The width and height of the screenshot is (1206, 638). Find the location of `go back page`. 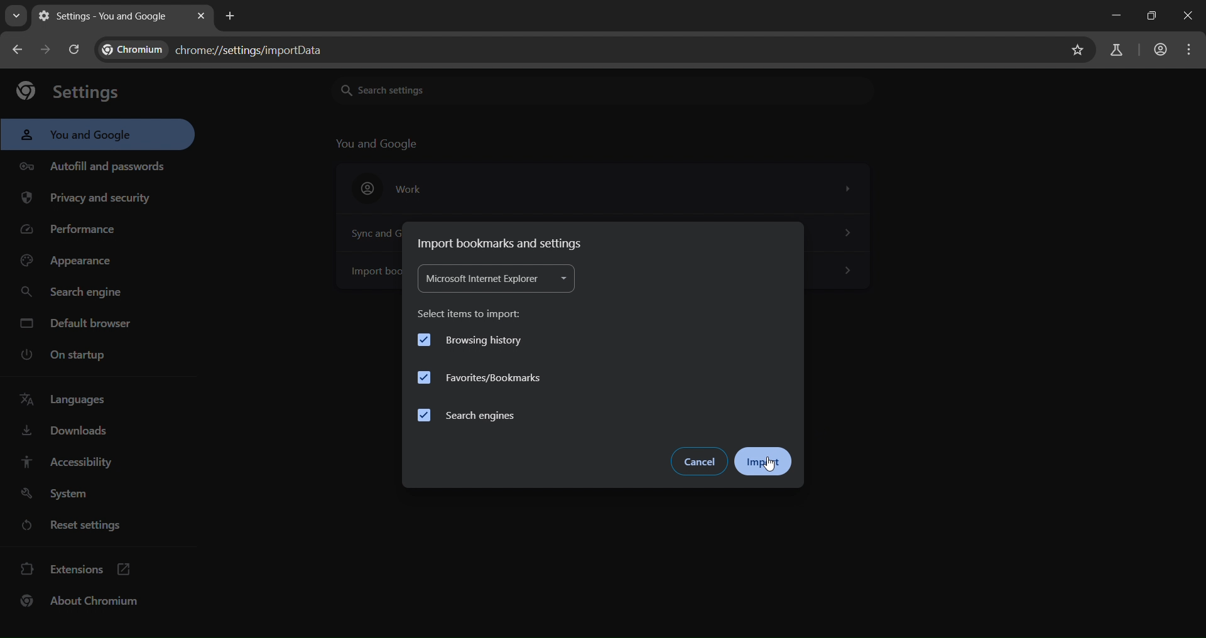

go back page is located at coordinates (20, 49).